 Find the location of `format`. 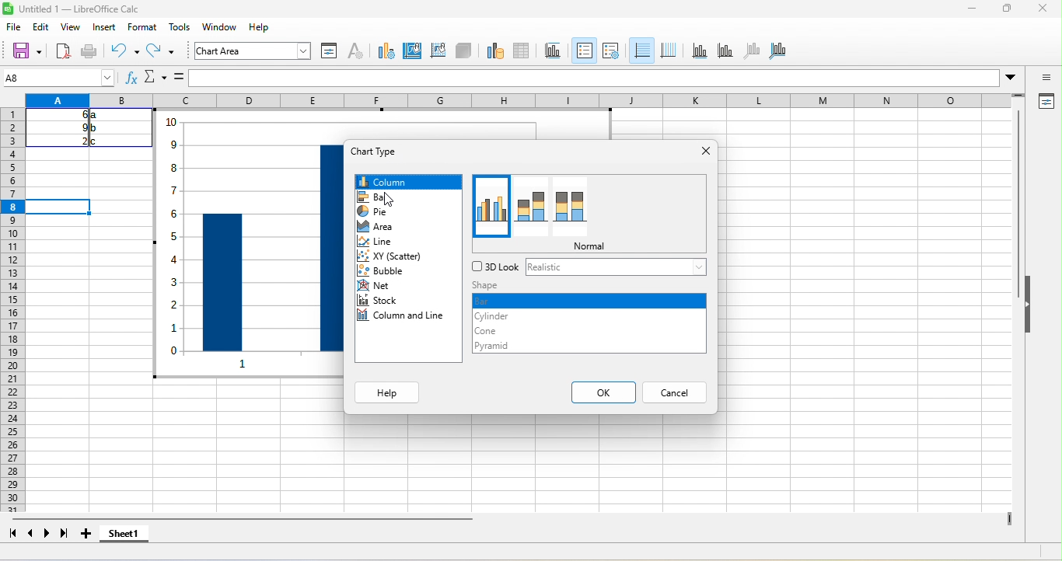

format is located at coordinates (141, 28).